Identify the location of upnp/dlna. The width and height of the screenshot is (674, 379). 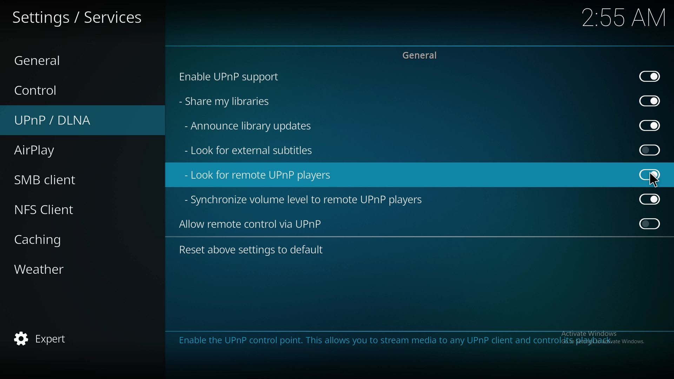
(65, 120).